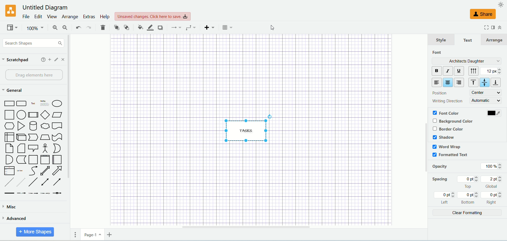 Image resolution: width=507 pixels, height=241 pixels. I want to click on Square , so click(9, 115).